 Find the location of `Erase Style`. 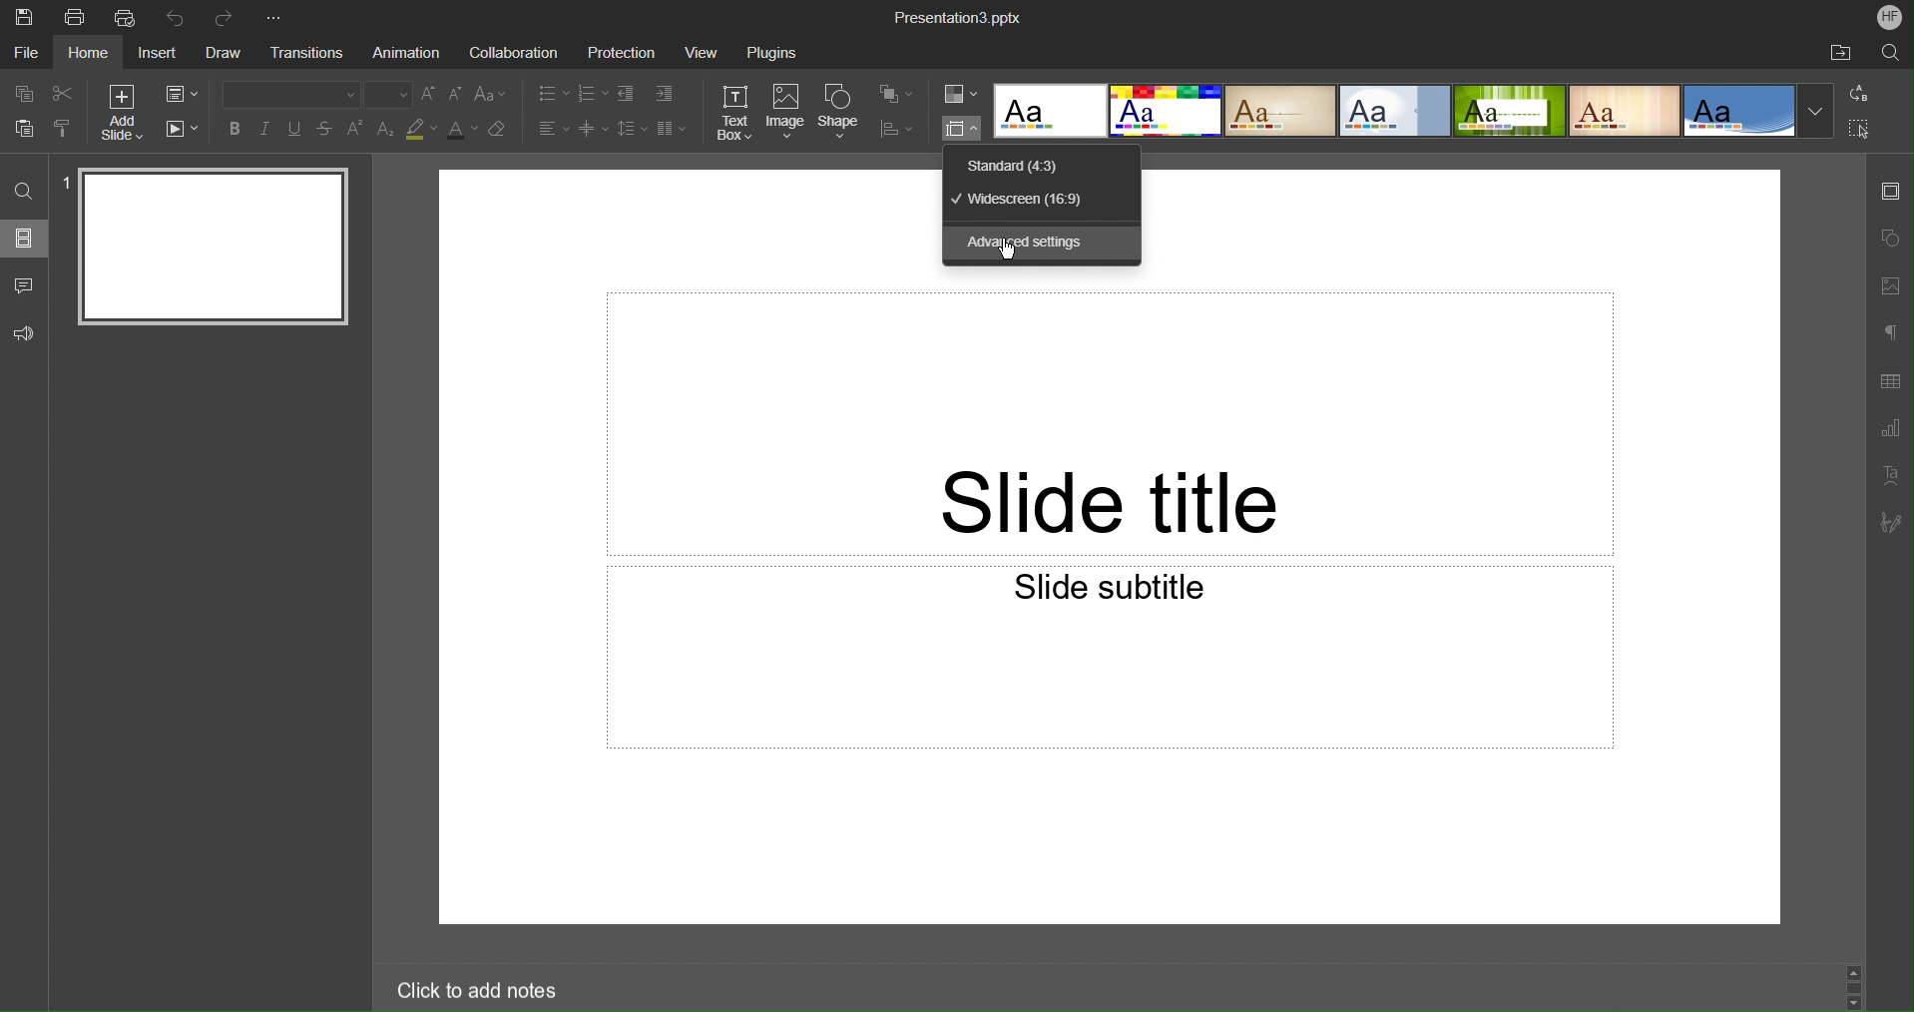

Erase Style is located at coordinates (500, 132).